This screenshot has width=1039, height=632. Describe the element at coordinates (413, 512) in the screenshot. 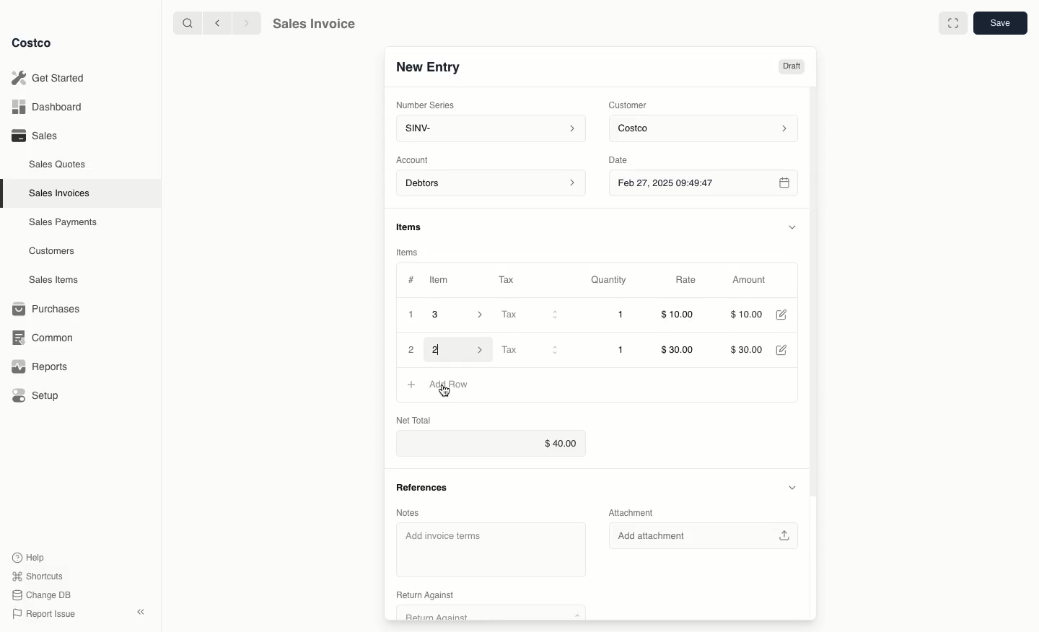

I see `Notes` at that location.